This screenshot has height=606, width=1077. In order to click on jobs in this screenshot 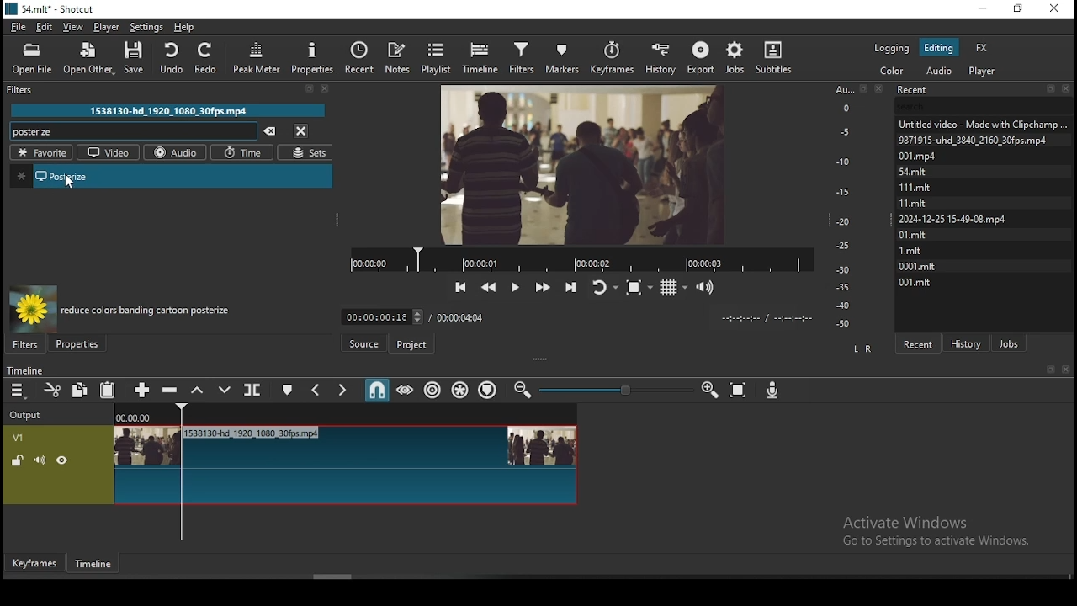, I will do `click(735, 56)`.